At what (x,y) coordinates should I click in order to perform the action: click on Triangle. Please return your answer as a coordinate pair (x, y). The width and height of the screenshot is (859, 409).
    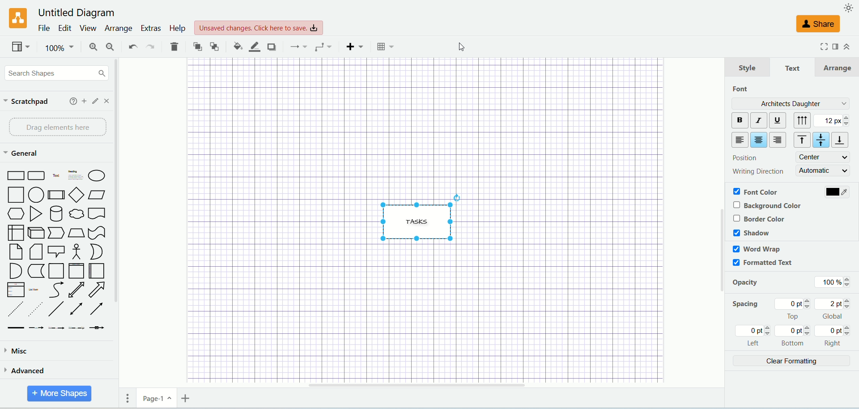
    Looking at the image, I should click on (35, 214).